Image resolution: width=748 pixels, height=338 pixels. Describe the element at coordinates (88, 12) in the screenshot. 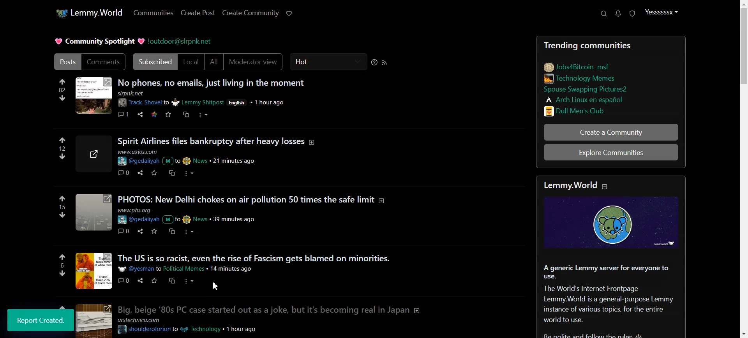

I see `Home page` at that location.